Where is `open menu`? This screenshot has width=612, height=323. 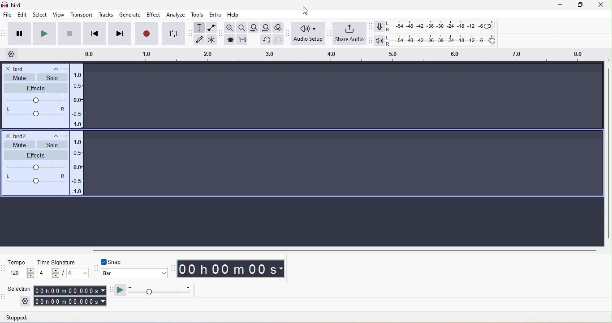 open menu is located at coordinates (64, 68).